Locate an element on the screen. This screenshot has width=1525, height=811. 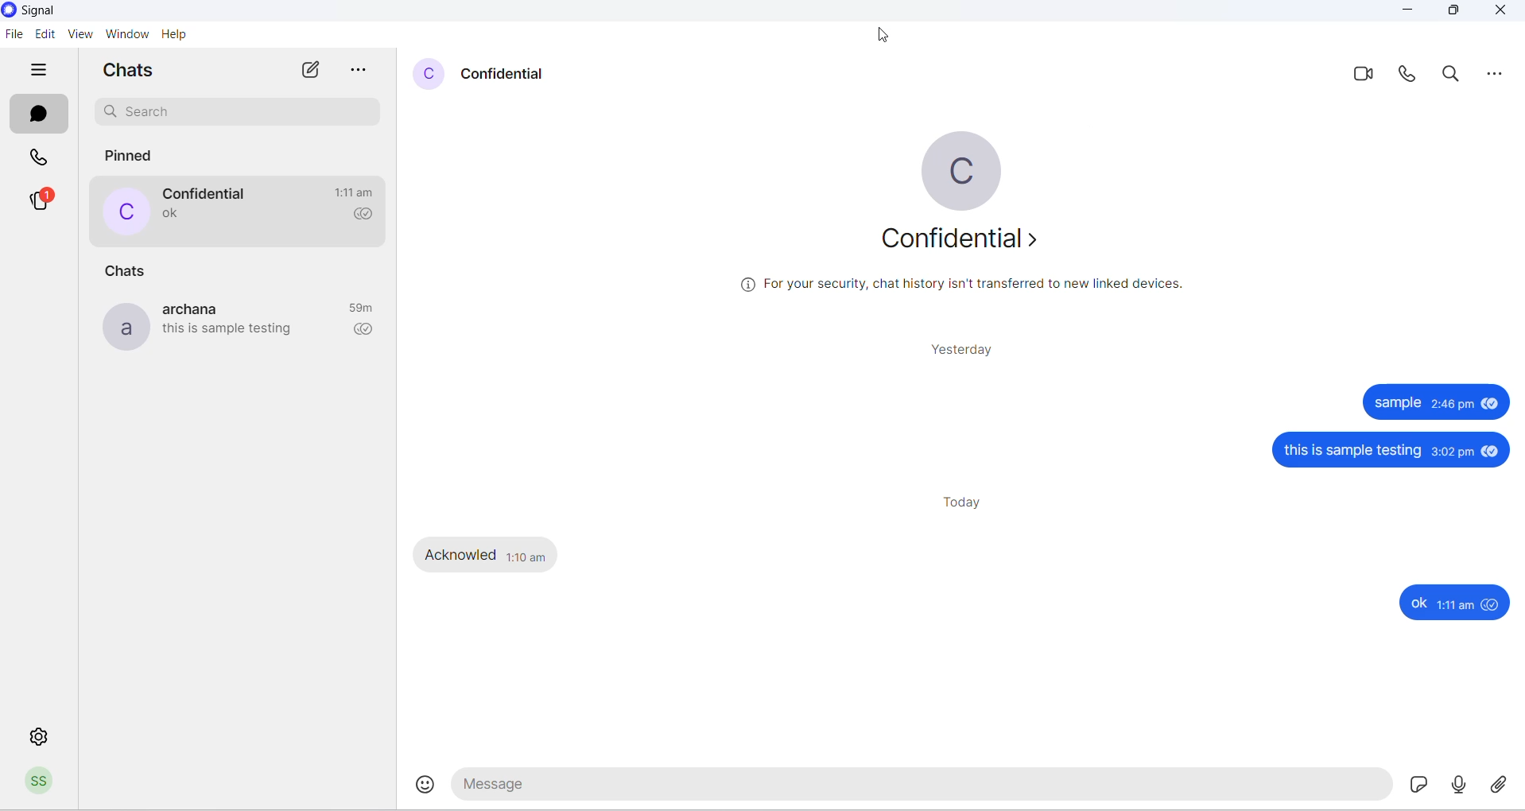
minimize is located at coordinates (1406, 14).